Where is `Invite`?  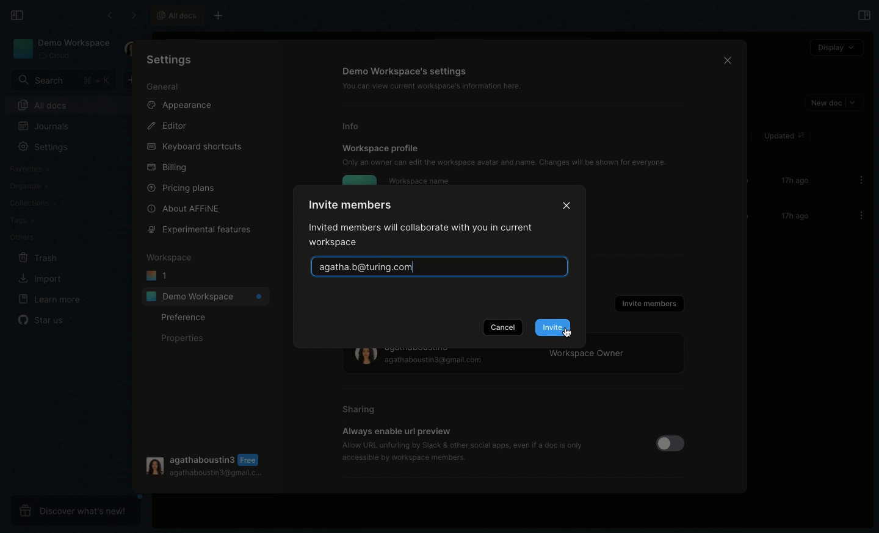 Invite is located at coordinates (552, 327).